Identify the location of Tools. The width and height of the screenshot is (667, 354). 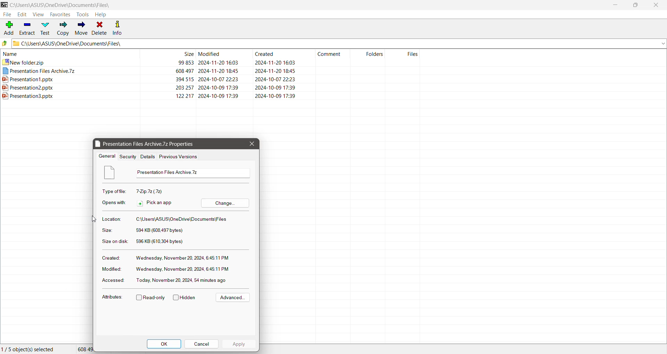
(83, 14).